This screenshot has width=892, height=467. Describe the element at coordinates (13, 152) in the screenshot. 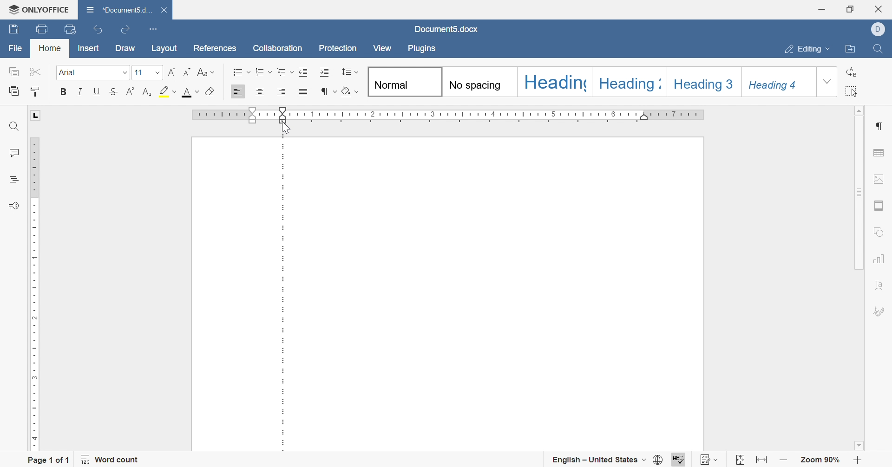

I see `comments` at that location.